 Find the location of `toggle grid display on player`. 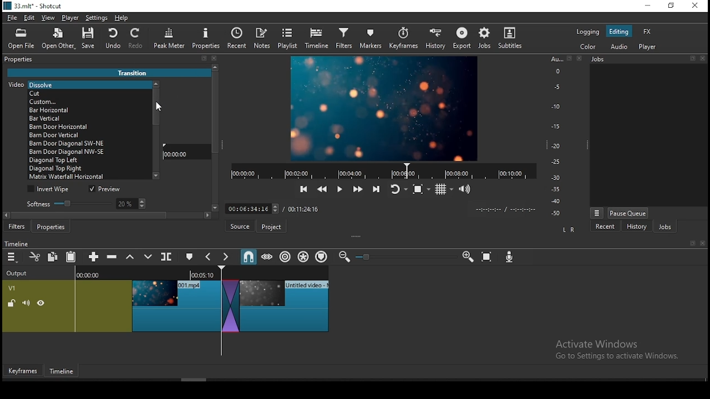

toggle grid display on player is located at coordinates (445, 188).